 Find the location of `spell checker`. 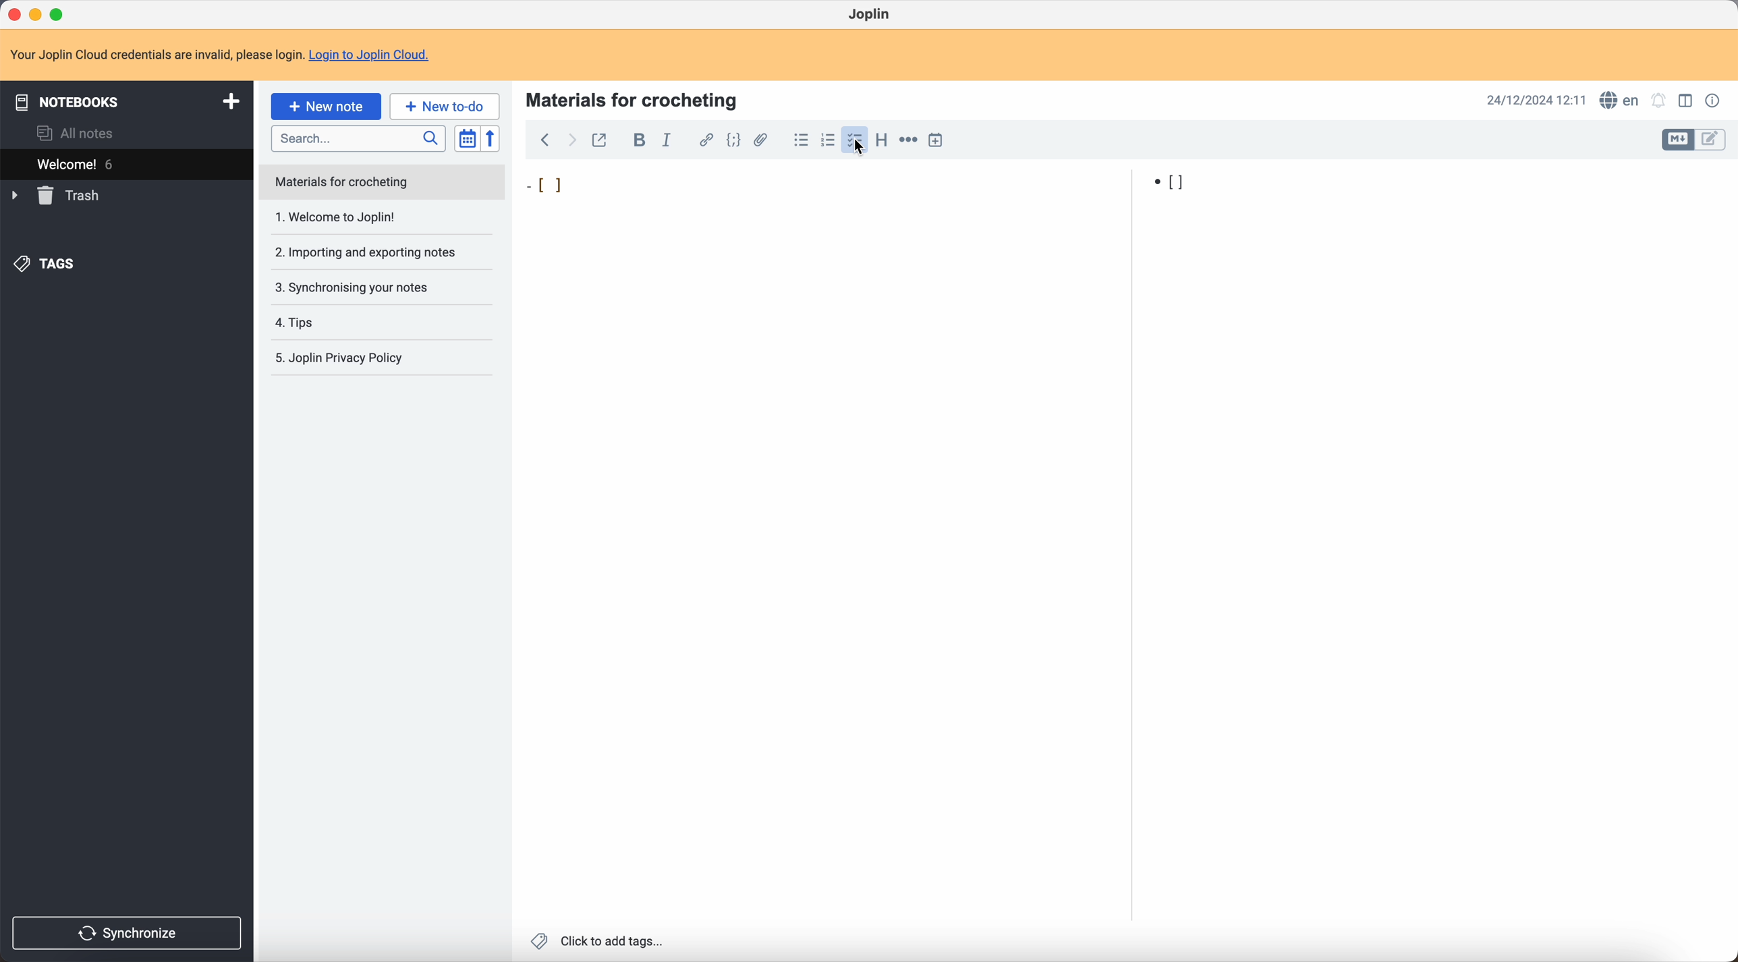

spell checker is located at coordinates (1617, 100).